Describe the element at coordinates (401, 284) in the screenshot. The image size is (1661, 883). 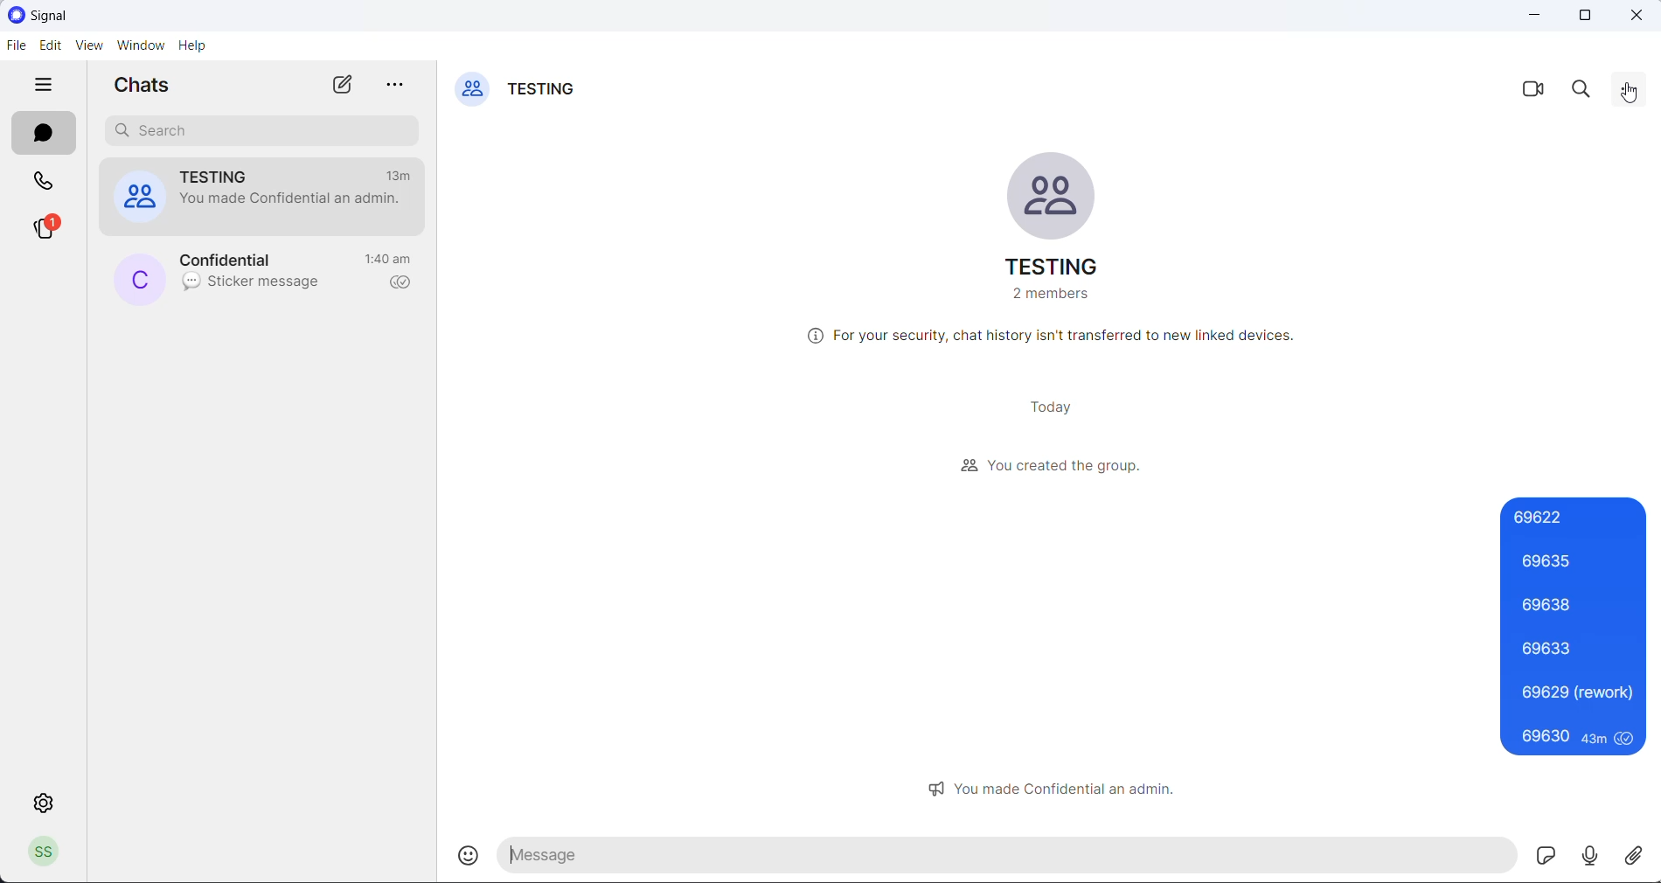
I see `read recipient ` at that location.